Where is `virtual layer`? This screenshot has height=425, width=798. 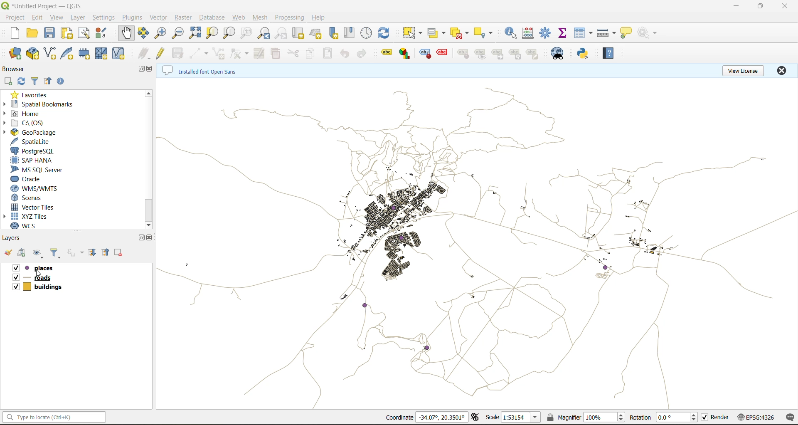 virtual layer is located at coordinates (122, 54).